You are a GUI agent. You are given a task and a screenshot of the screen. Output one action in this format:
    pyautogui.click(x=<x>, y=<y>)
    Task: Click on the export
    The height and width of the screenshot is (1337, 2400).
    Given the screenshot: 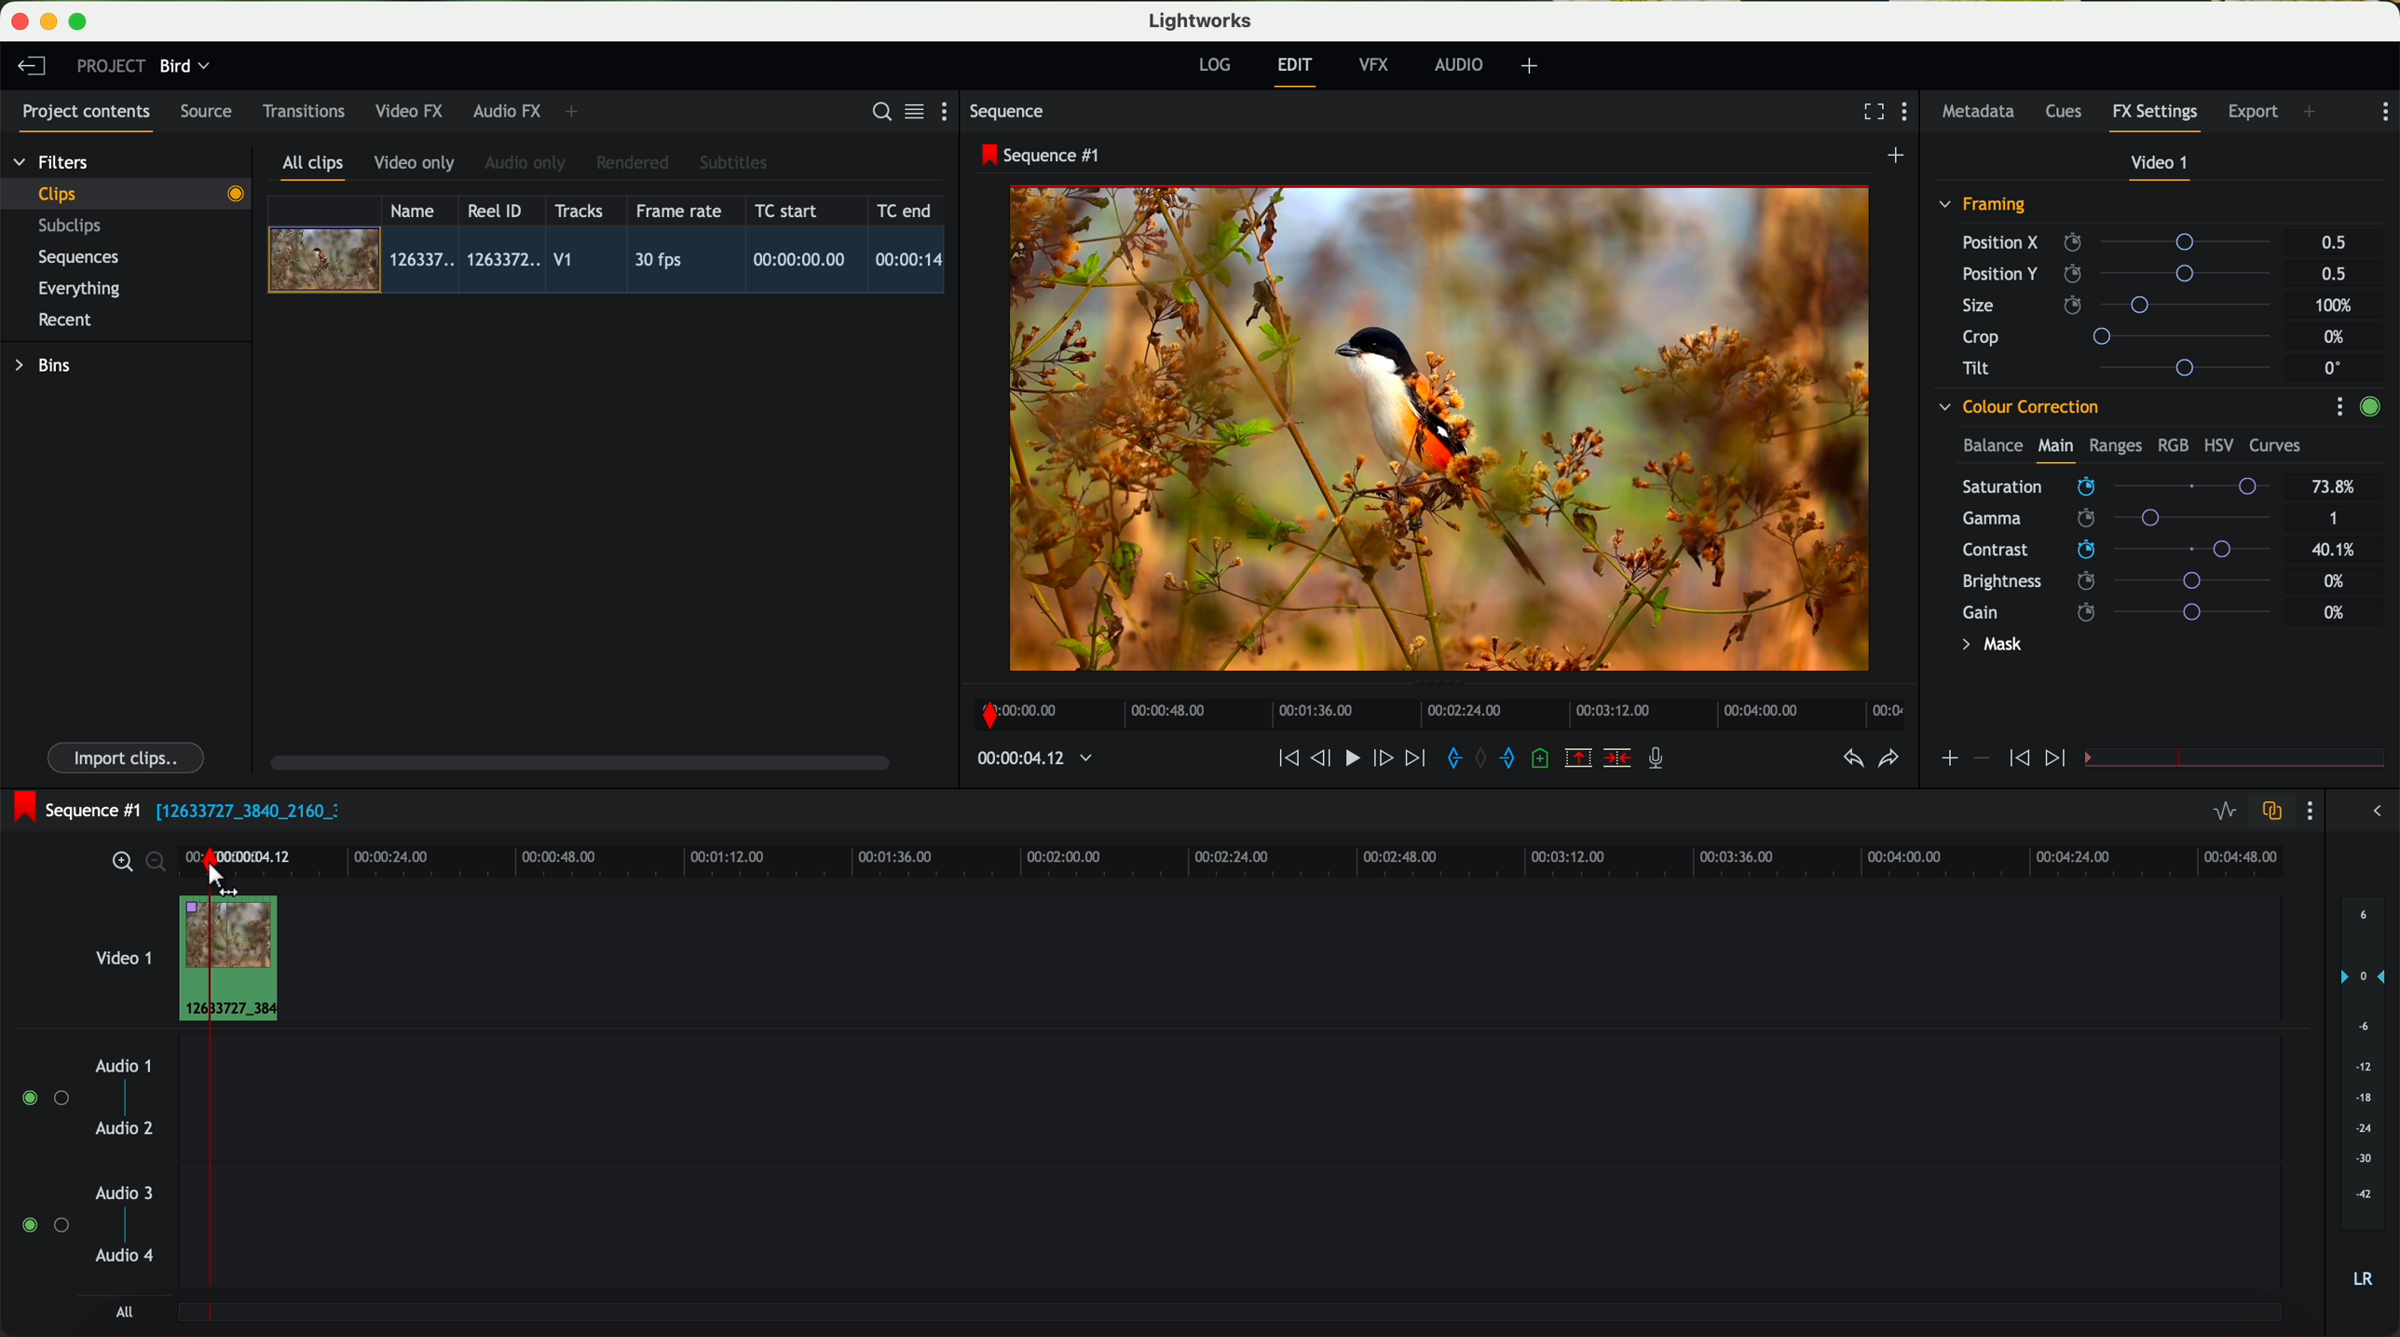 What is the action you would take?
    pyautogui.click(x=2254, y=114)
    